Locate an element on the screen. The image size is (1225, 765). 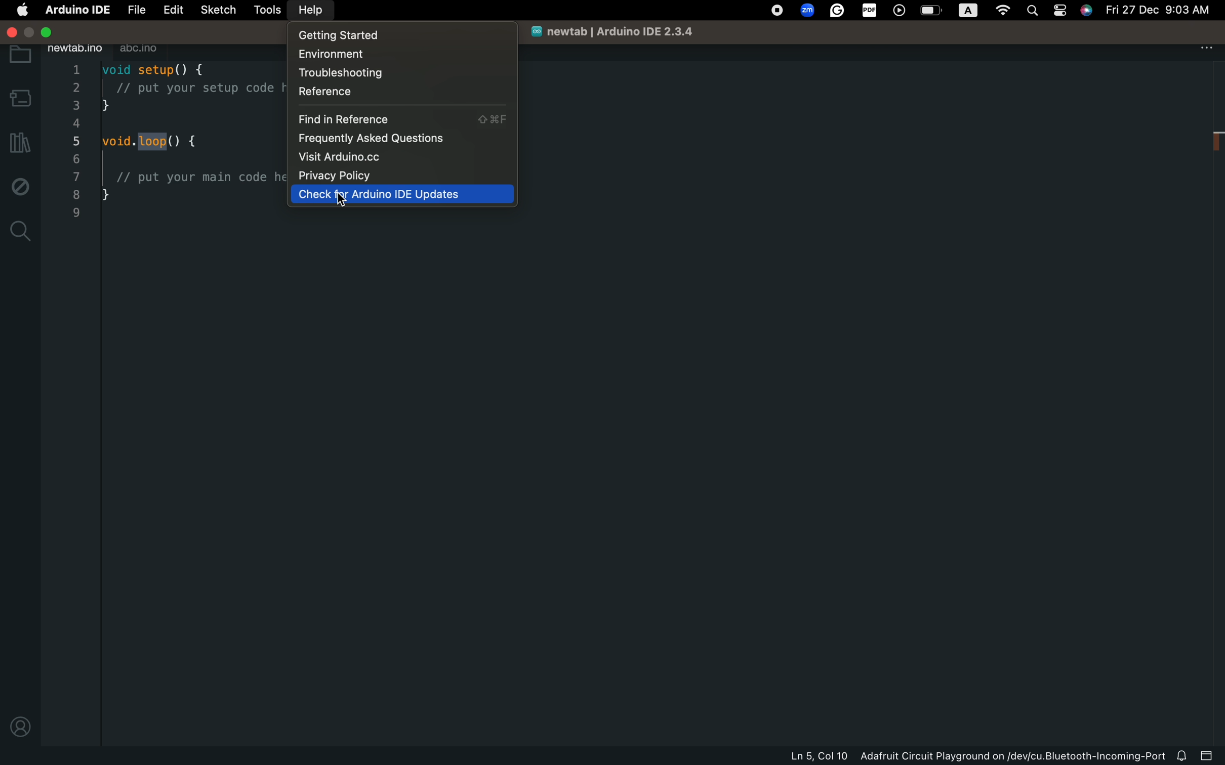
window control is located at coordinates (10, 31).